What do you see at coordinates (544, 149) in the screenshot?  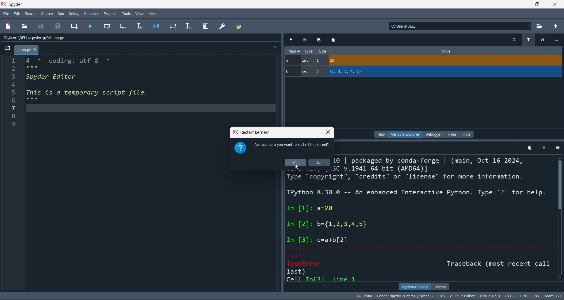 I see `stop kernel` at bounding box center [544, 149].